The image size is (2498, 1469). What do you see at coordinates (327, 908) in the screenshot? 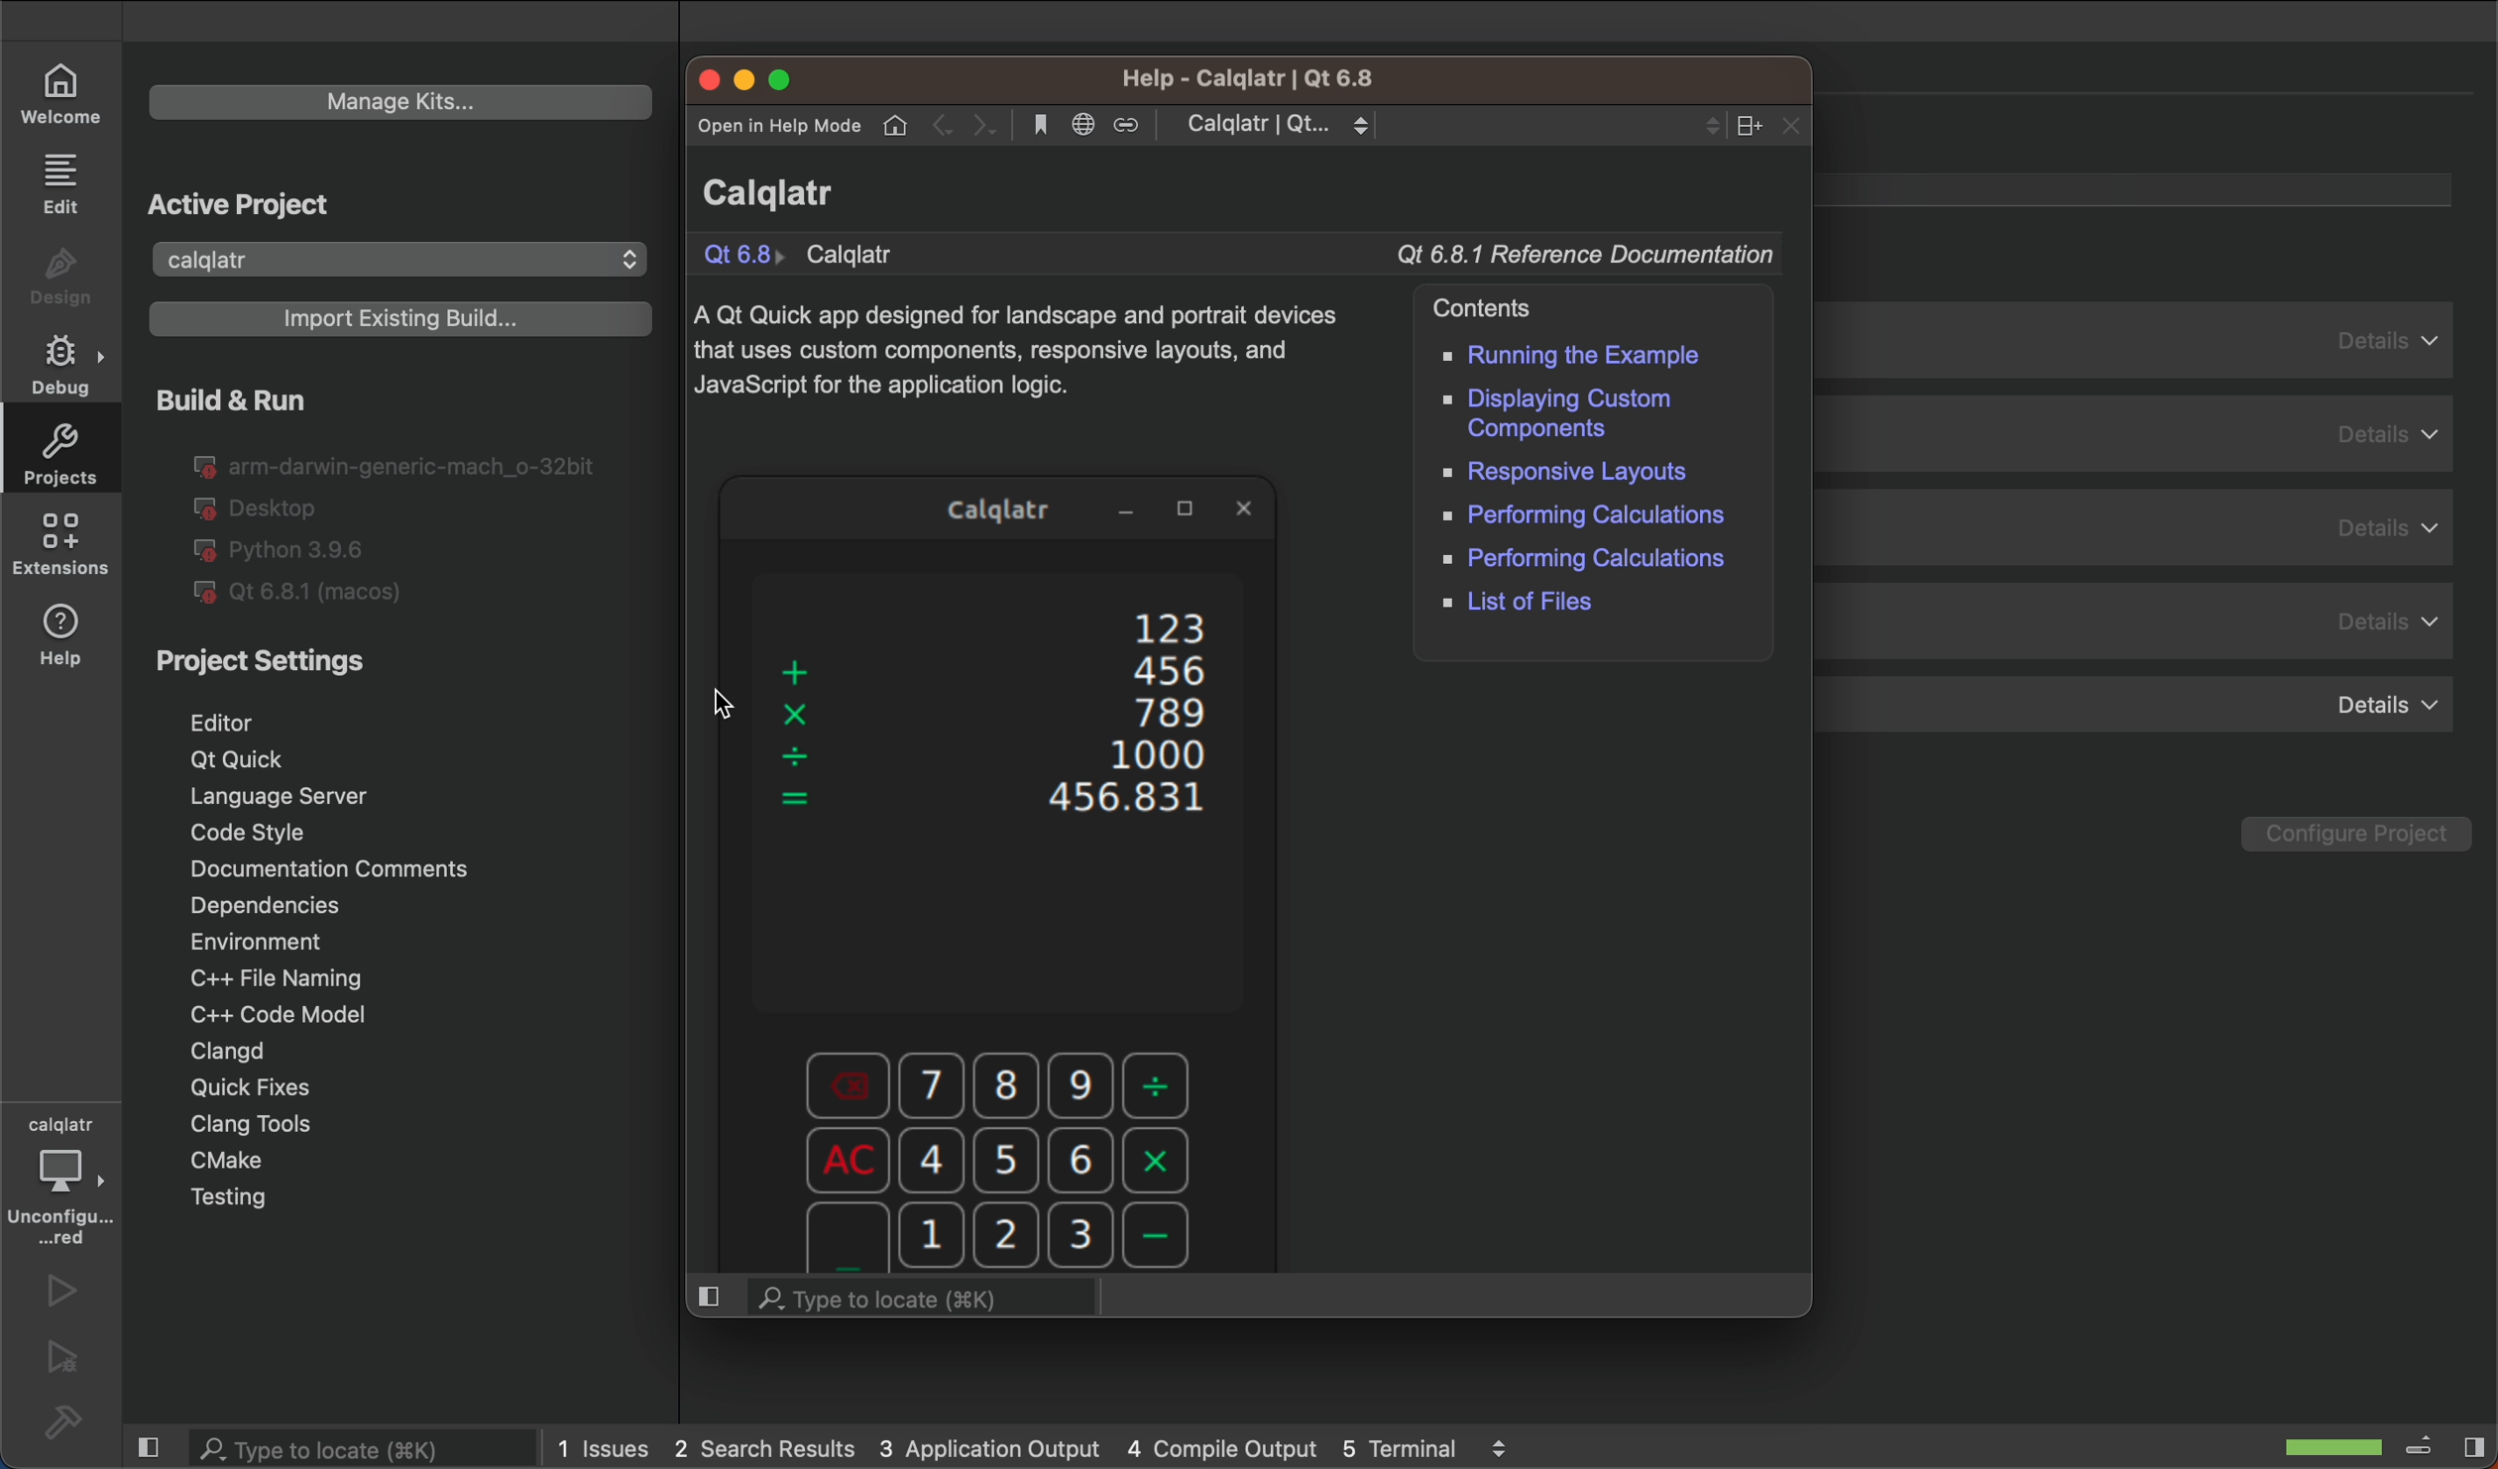
I see `dependencies` at bounding box center [327, 908].